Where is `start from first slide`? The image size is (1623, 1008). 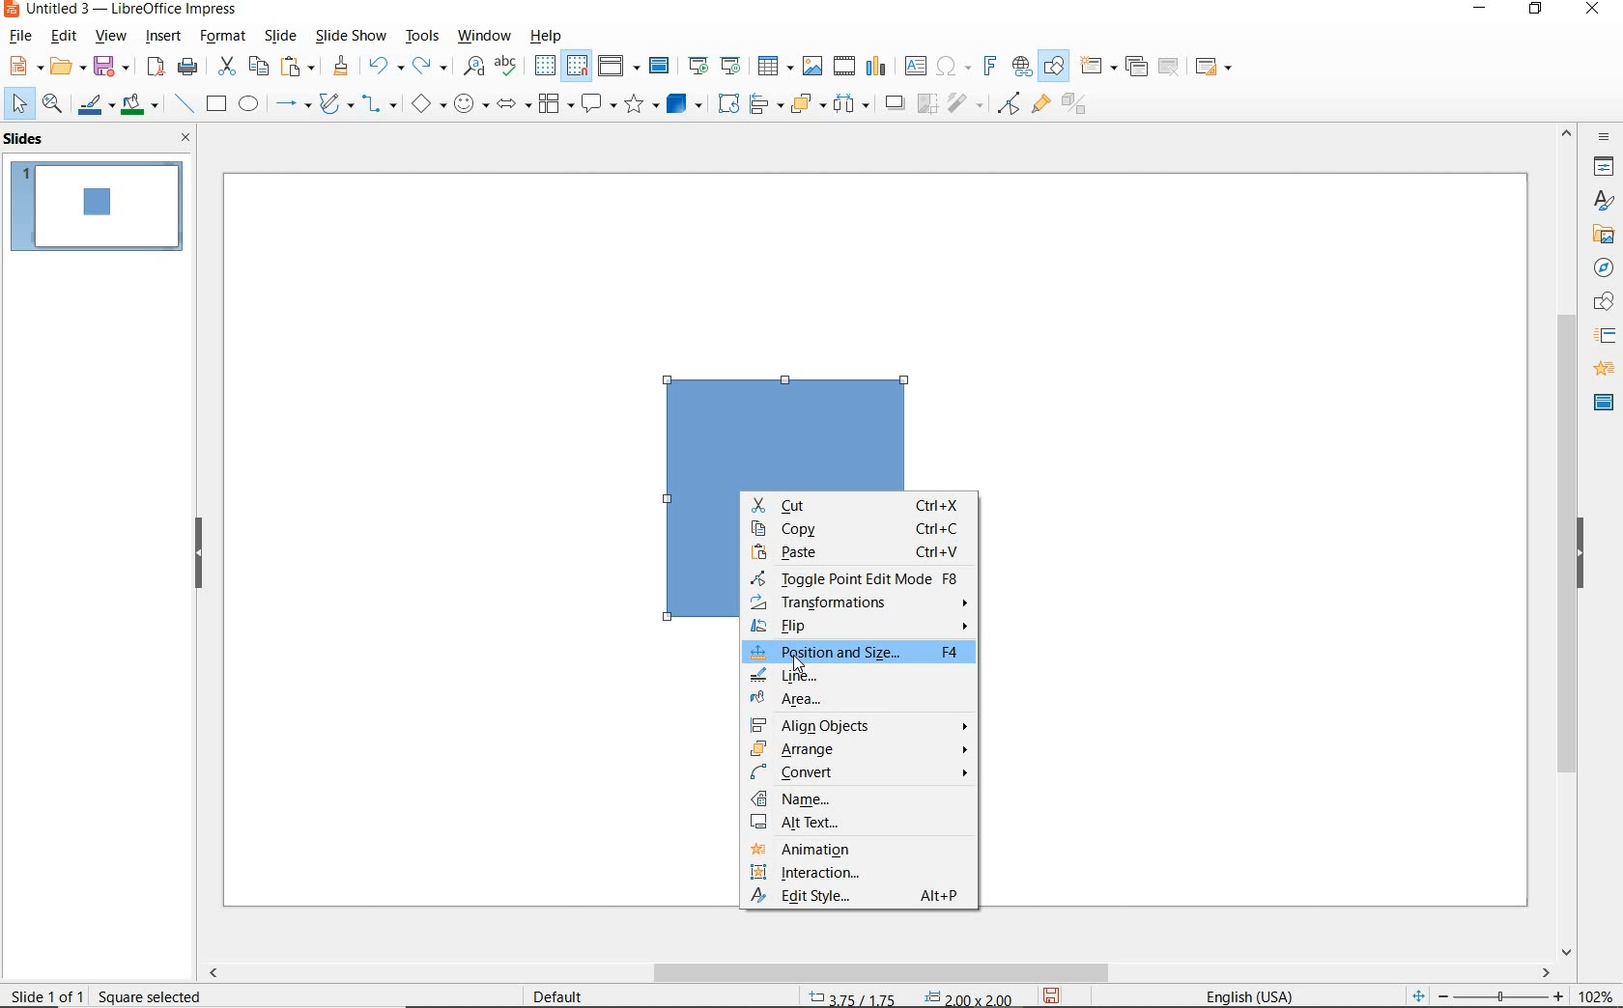 start from first slide is located at coordinates (699, 63).